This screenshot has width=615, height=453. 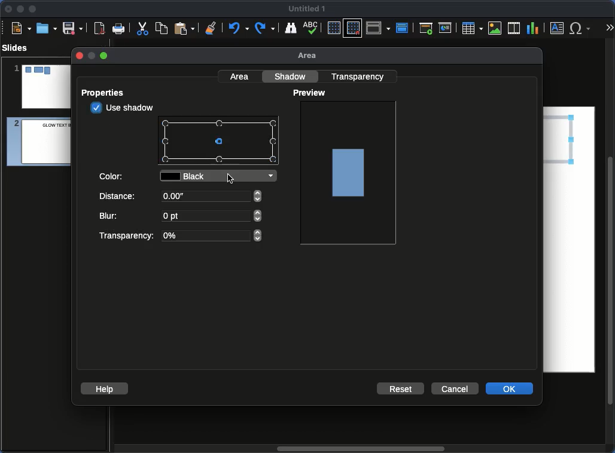 I want to click on Paste, so click(x=184, y=27).